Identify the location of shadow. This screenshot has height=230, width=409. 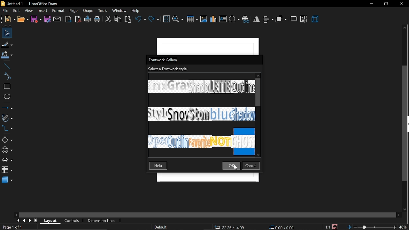
(294, 19).